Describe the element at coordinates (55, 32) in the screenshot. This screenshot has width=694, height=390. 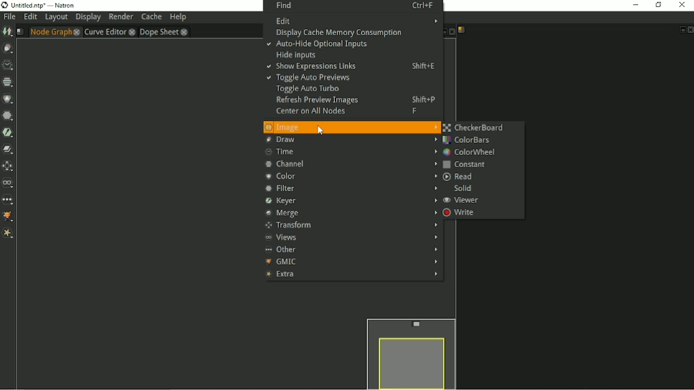
I see `Node graph` at that location.